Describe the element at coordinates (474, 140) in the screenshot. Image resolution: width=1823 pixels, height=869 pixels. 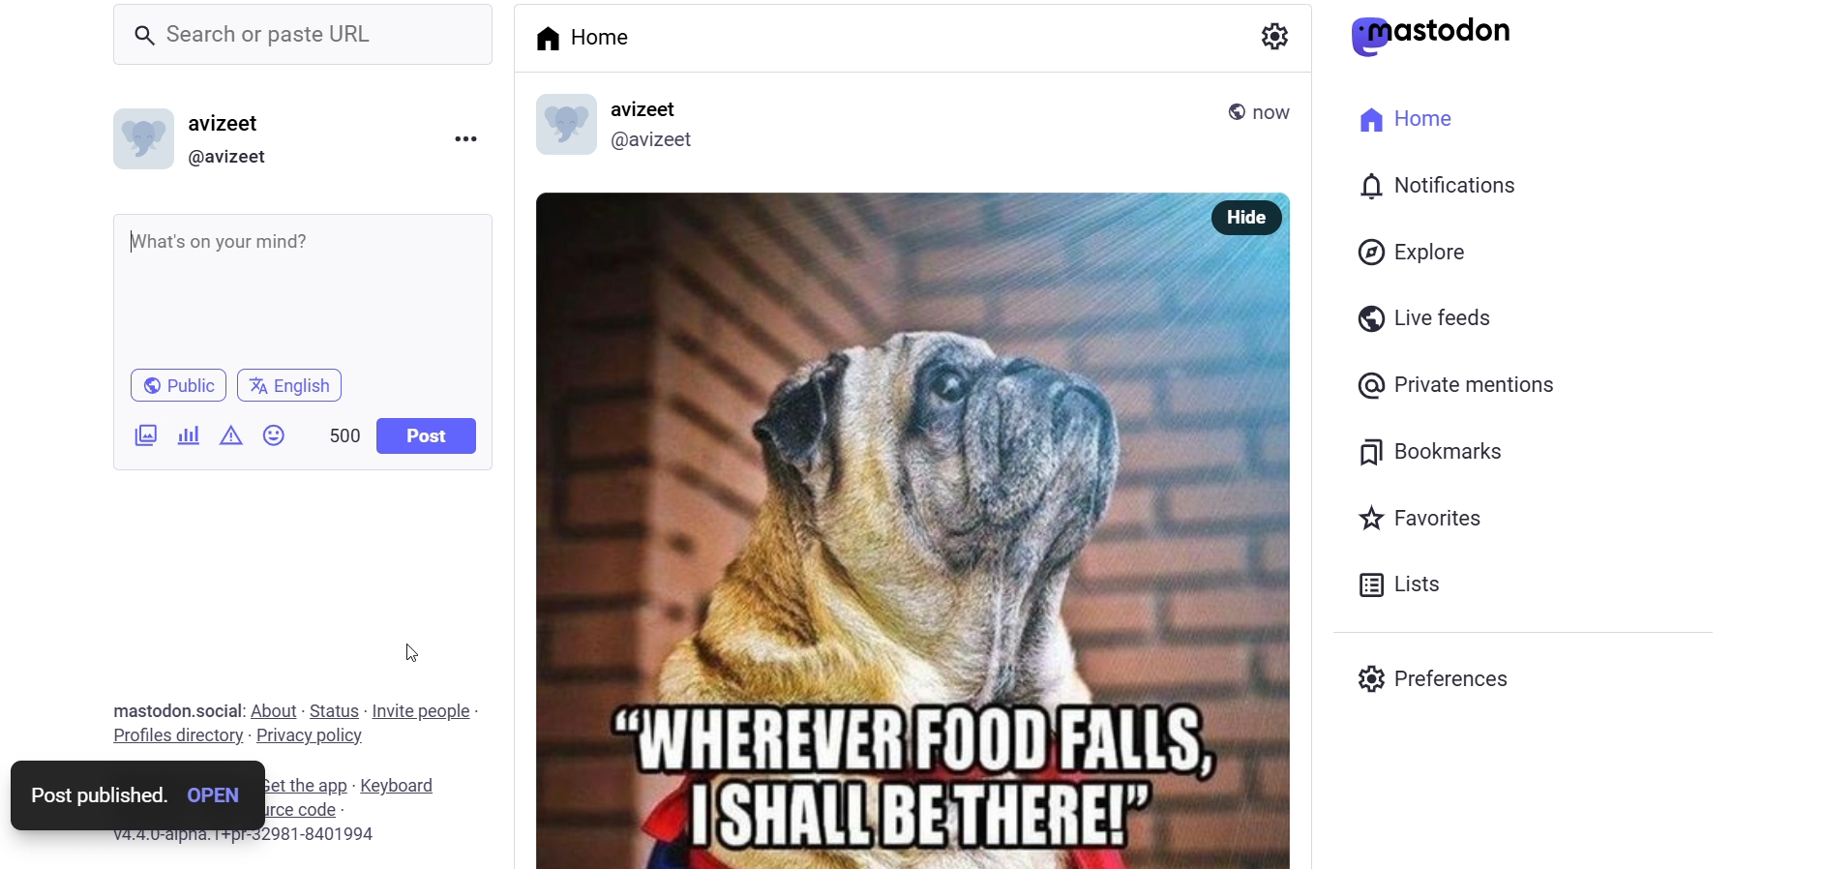
I see `more` at that location.